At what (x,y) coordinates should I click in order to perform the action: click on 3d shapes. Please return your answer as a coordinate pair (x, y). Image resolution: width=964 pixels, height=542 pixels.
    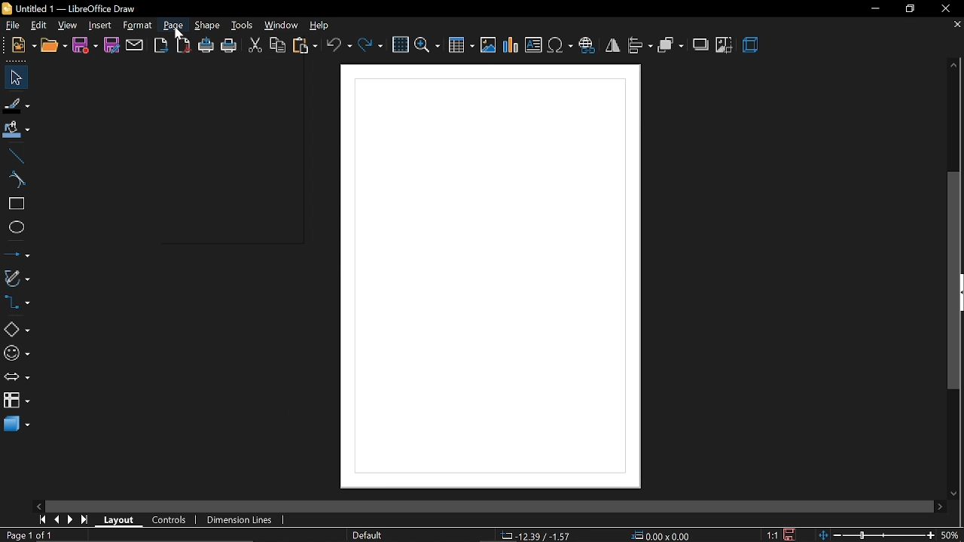
    Looking at the image, I should click on (17, 426).